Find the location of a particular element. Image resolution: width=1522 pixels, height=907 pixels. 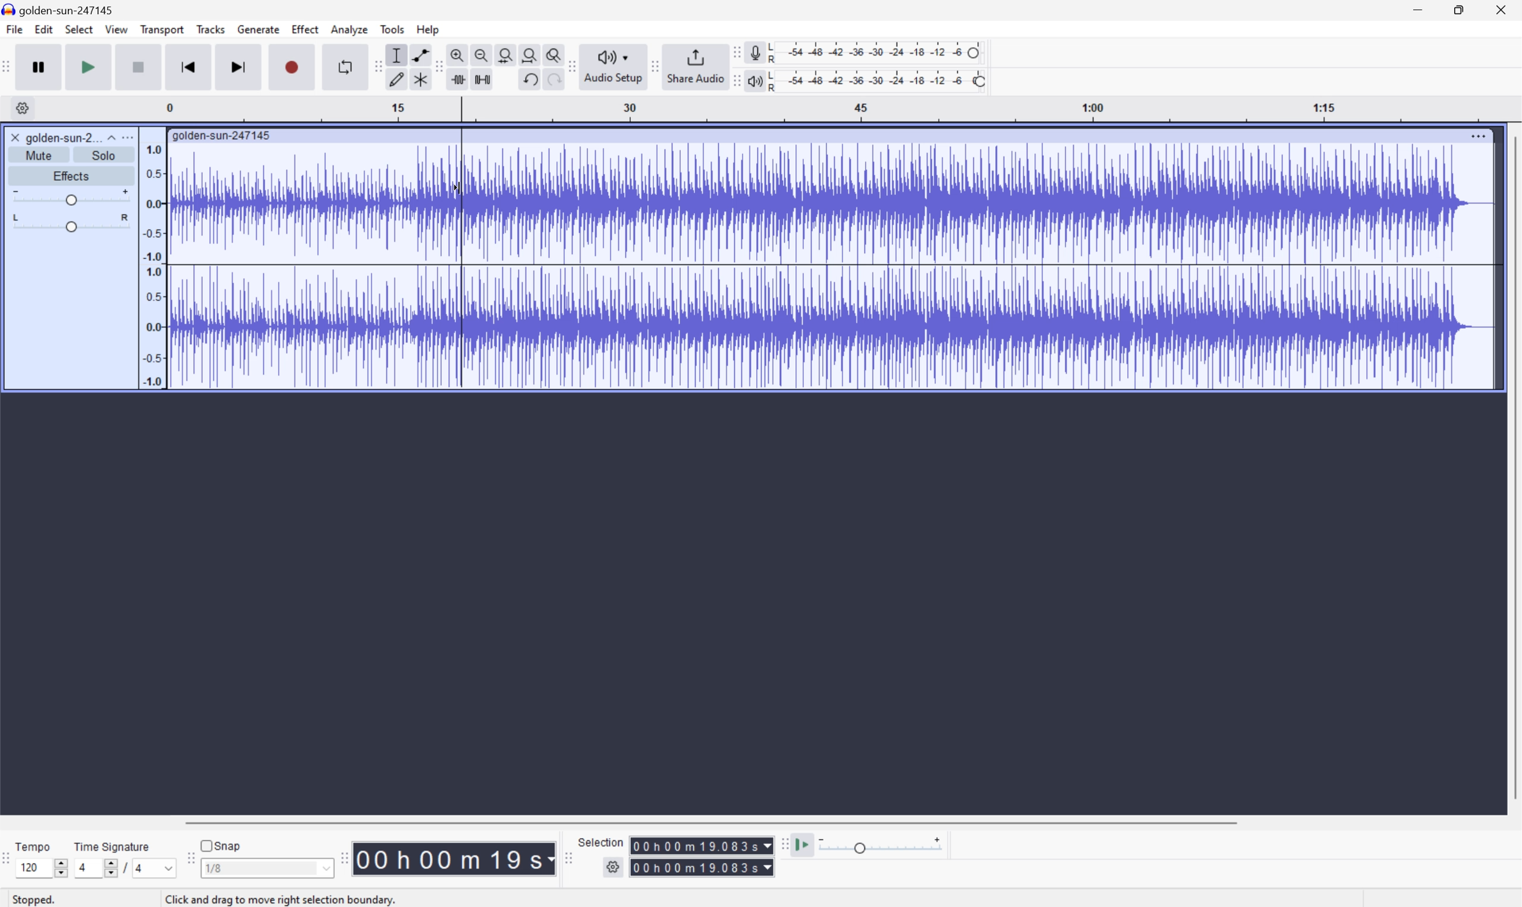

 is located at coordinates (60, 138).